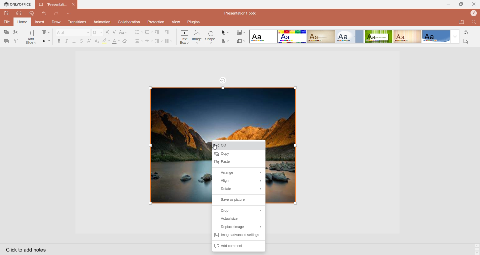 The width and height of the screenshot is (480, 255). I want to click on close document, so click(74, 5).